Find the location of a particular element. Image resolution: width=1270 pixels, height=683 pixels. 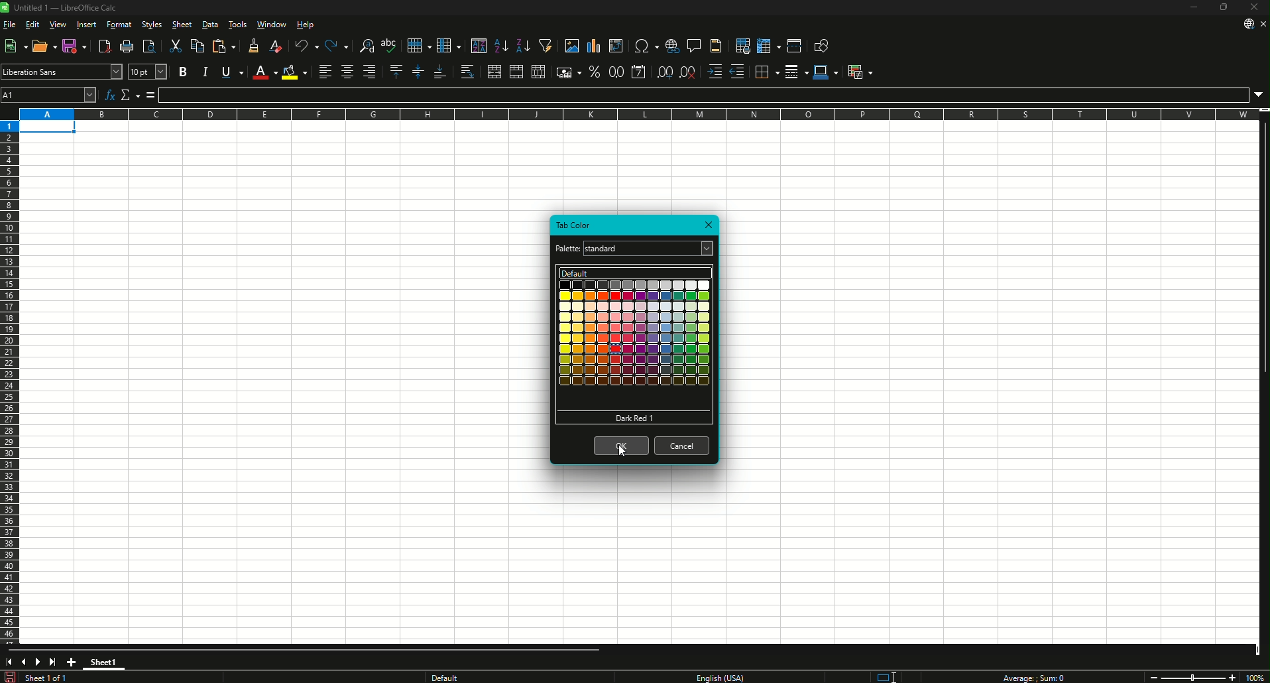

Edit is located at coordinates (32, 24).